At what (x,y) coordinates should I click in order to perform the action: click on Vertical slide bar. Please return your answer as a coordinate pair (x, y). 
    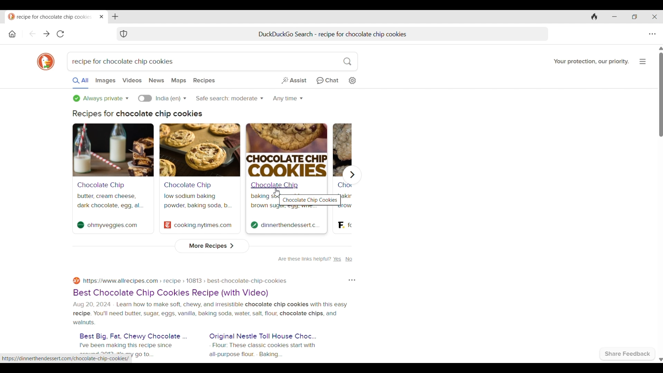
    Looking at the image, I should click on (661, 95).